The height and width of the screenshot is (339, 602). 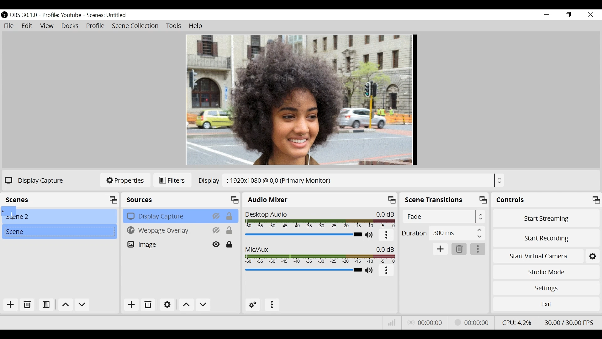 What do you see at coordinates (303, 270) in the screenshot?
I see `Mic/Aux` at bounding box center [303, 270].